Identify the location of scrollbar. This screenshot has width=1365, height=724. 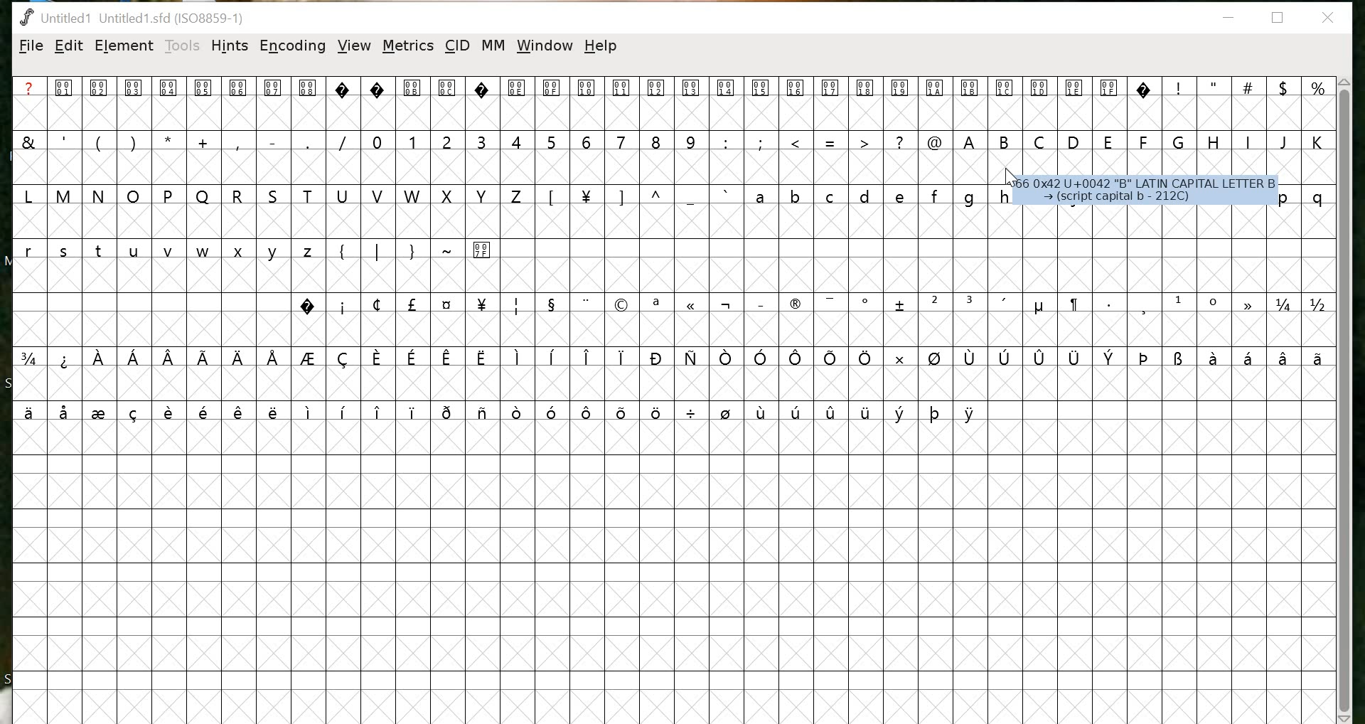
(1344, 399).